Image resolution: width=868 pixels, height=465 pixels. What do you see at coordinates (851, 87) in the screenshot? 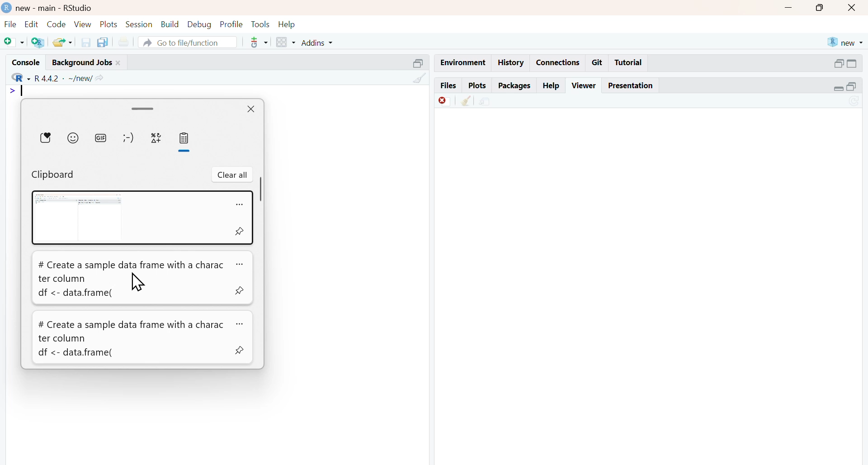
I see `open in separate window` at bounding box center [851, 87].